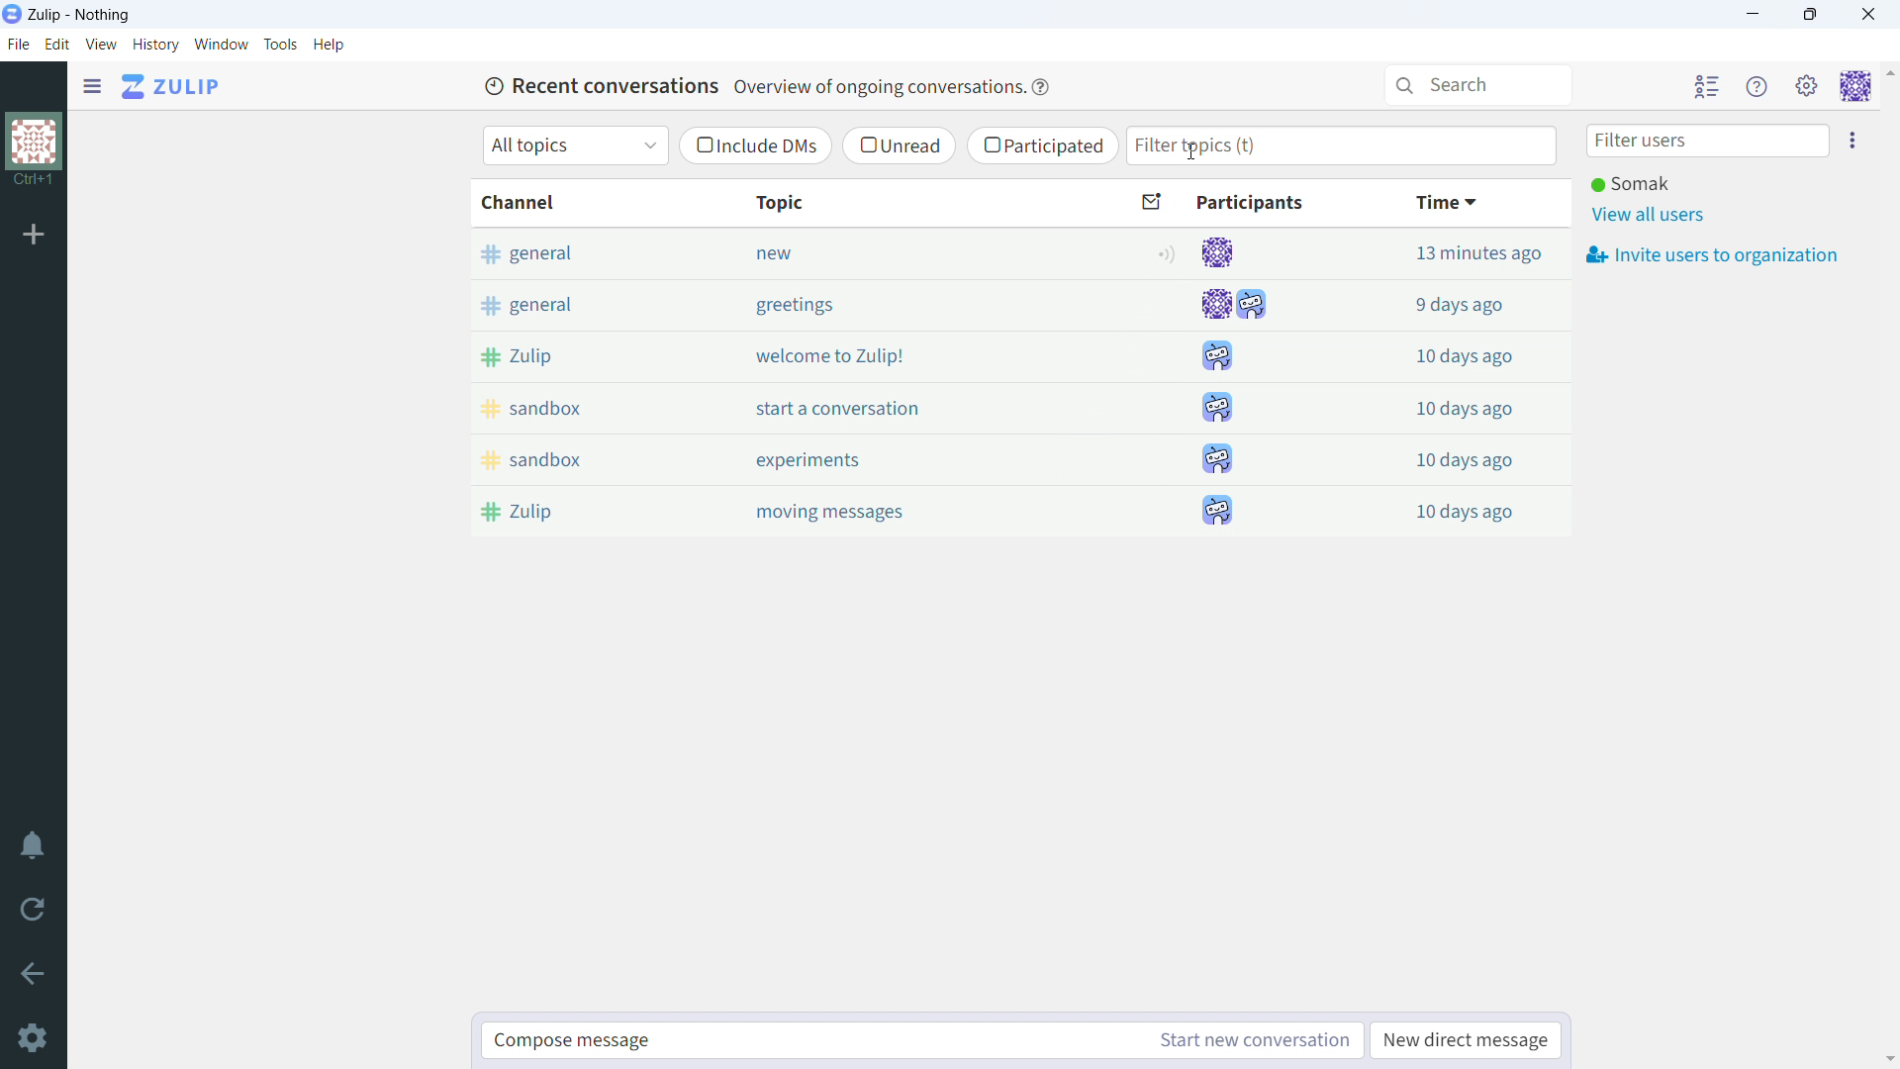  Describe the element at coordinates (572, 408) in the screenshot. I see `sandbox` at that location.